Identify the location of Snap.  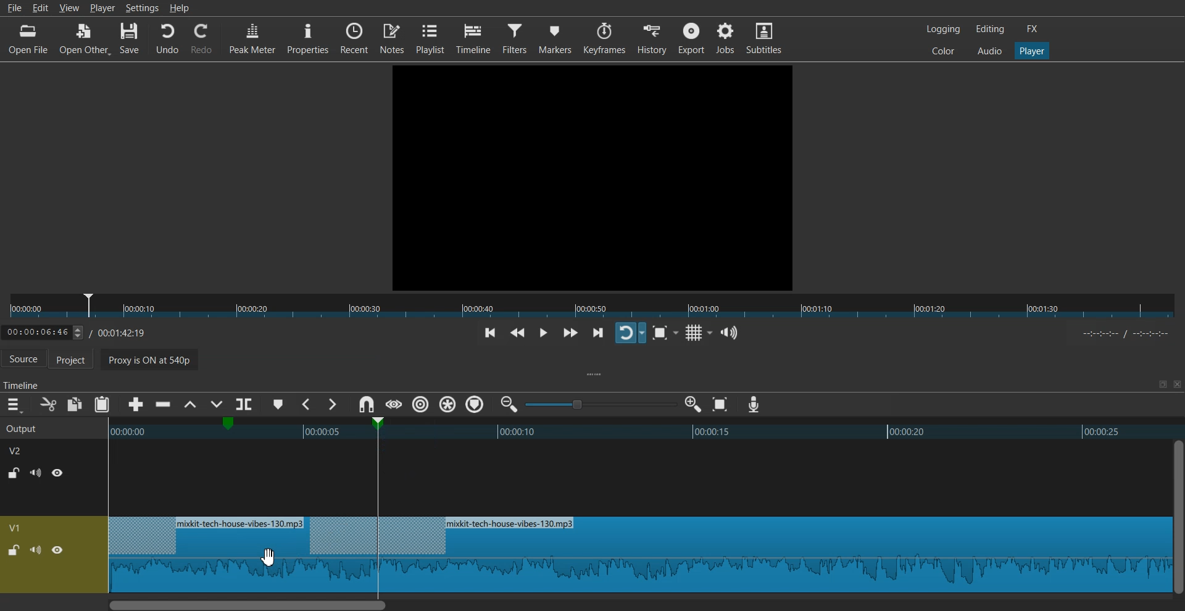
(366, 405).